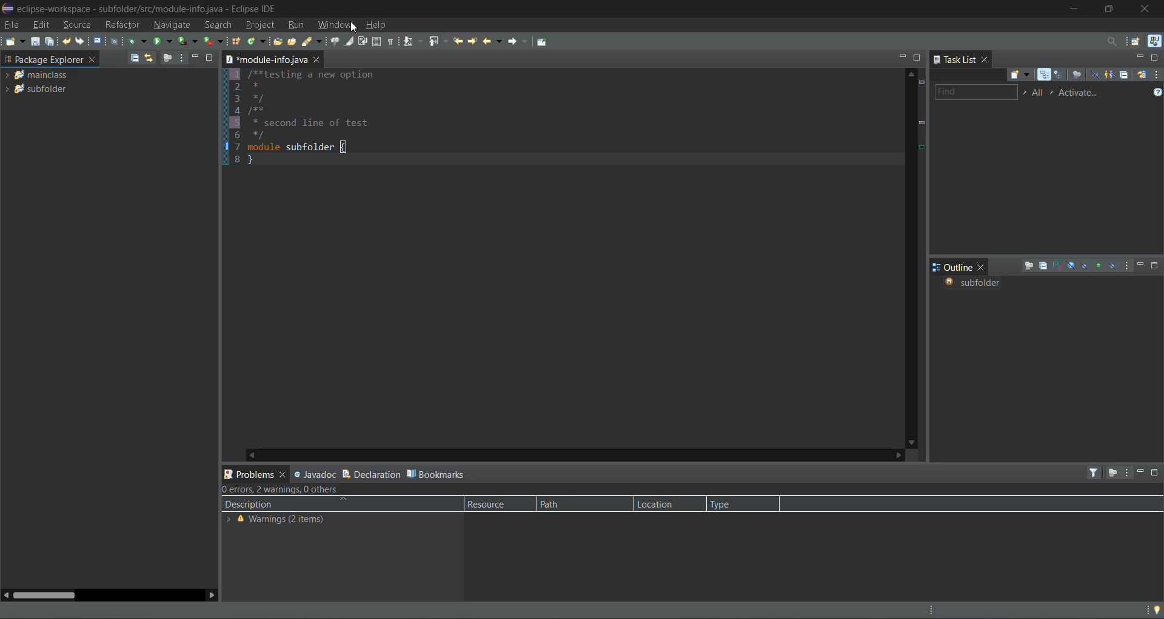 The image size is (1164, 619). I want to click on metadata, so click(292, 491).